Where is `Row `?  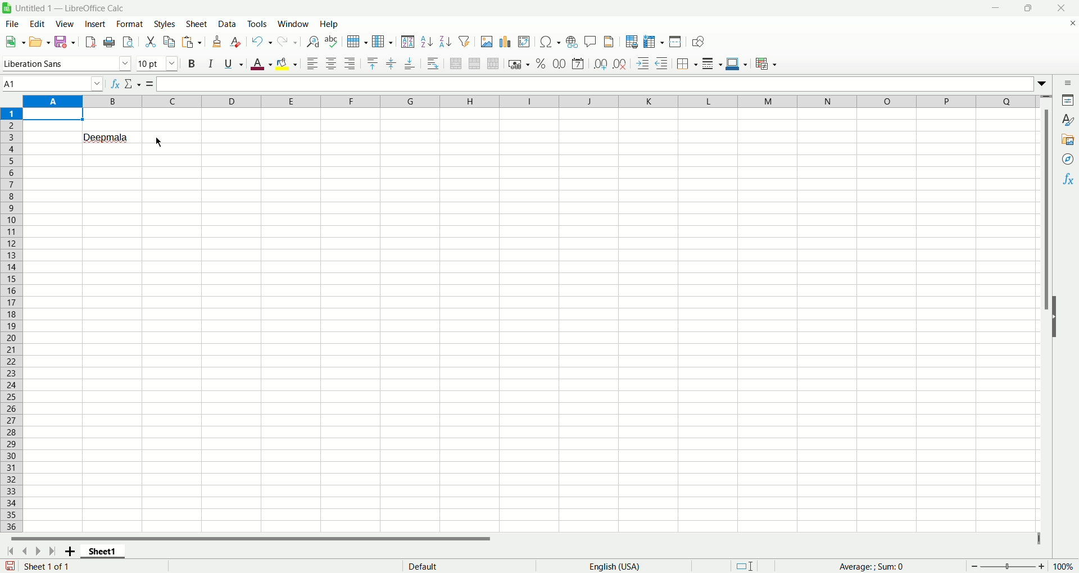
Row  is located at coordinates (13, 319).